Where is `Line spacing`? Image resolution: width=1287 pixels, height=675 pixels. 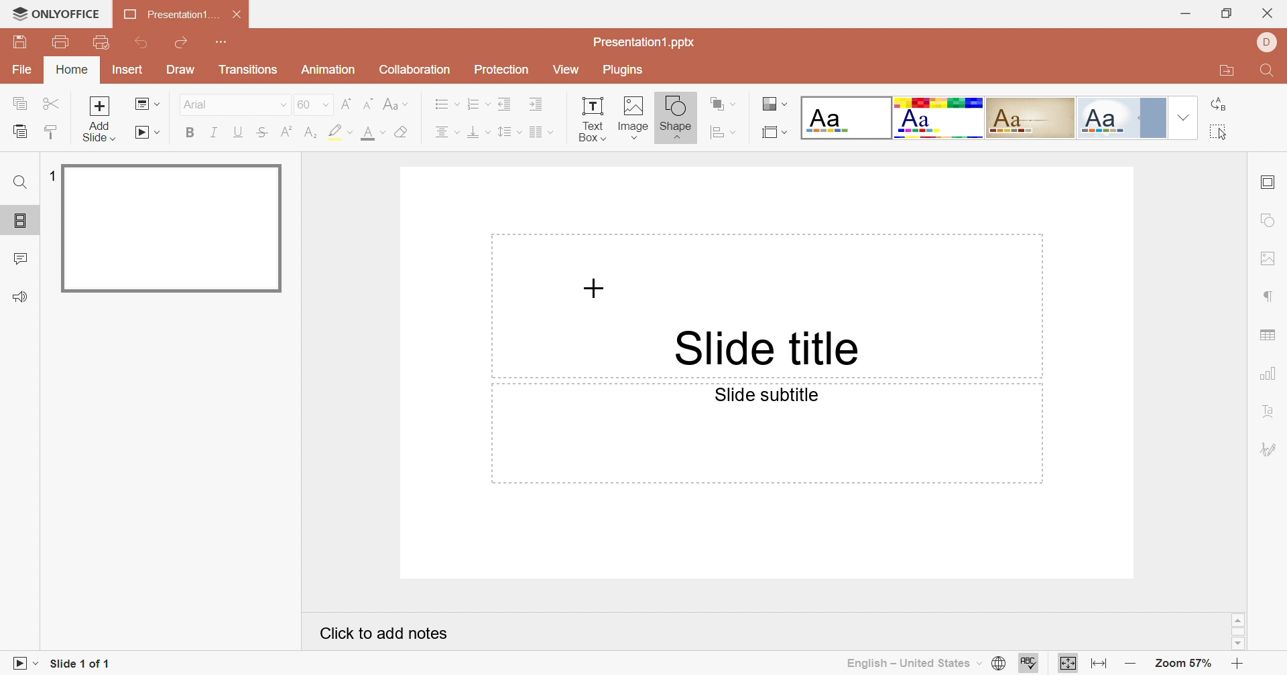 Line spacing is located at coordinates (510, 132).